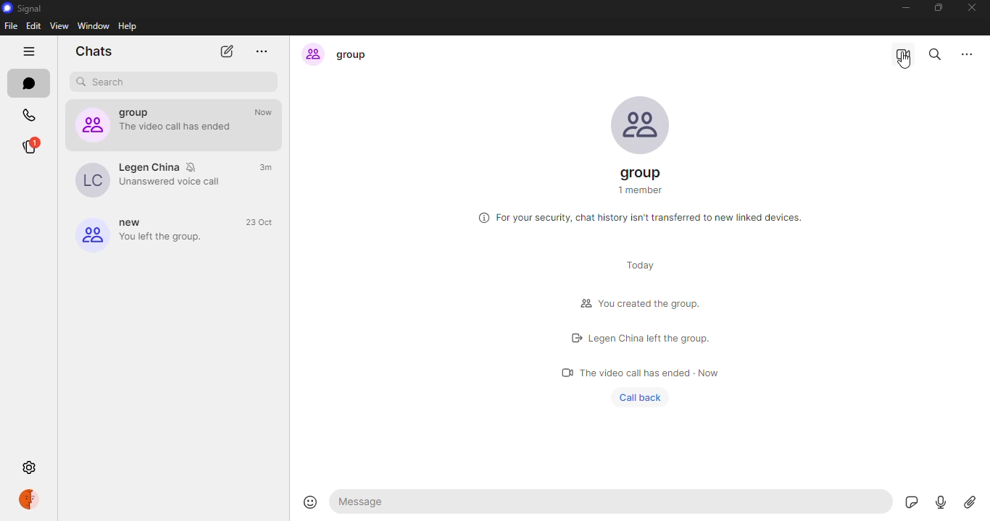 The image size is (990, 521). Describe the element at coordinates (267, 112) in the screenshot. I see `time` at that location.